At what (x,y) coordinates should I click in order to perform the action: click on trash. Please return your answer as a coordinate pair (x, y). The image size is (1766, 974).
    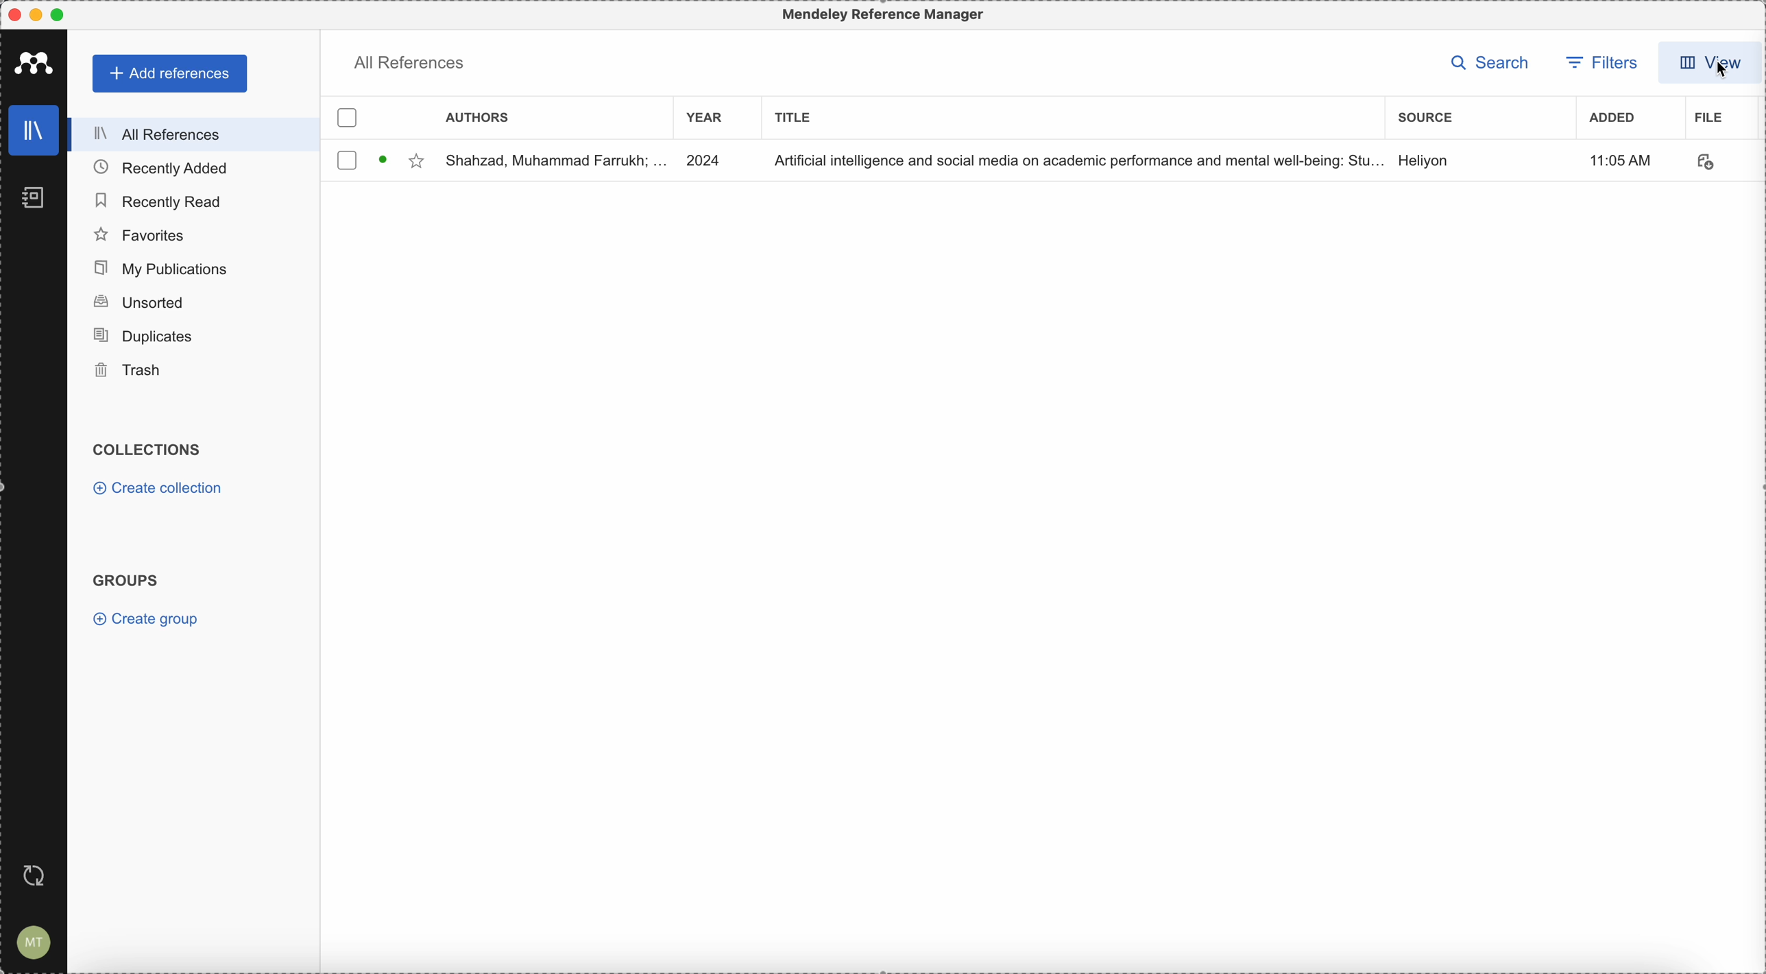
    Looking at the image, I should click on (126, 370).